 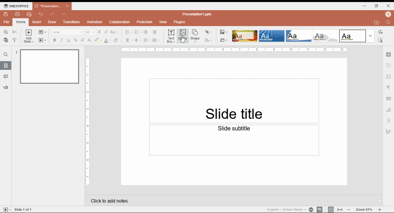 I want to click on text art  settings, so click(x=388, y=120).